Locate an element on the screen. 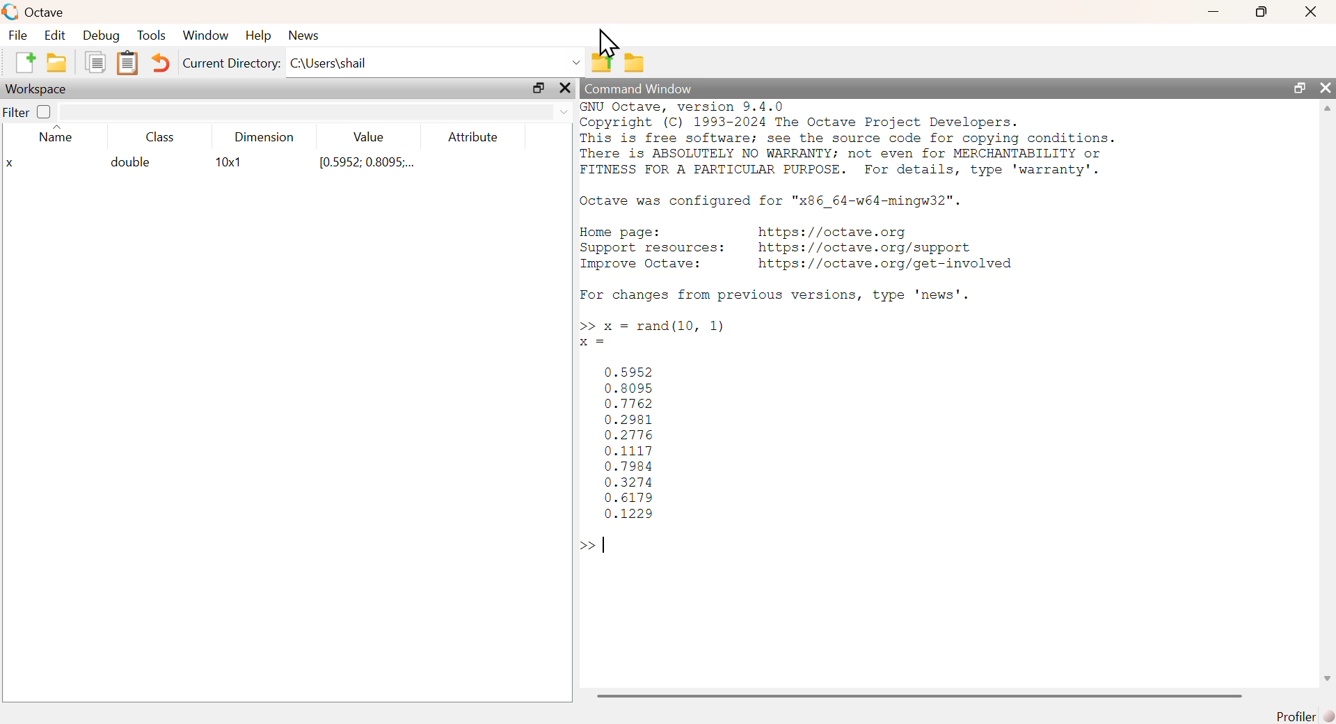 The width and height of the screenshot is (1336, 724). [0.5952; 0.8095... is located at coordinates (366, 164).